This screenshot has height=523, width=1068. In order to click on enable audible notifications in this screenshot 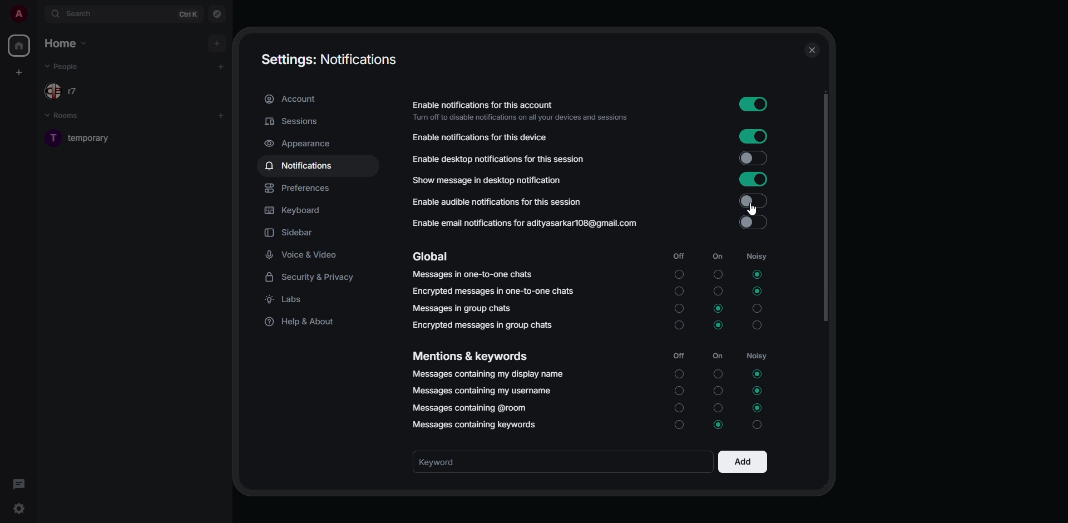, I will do `click(498, 201)`.